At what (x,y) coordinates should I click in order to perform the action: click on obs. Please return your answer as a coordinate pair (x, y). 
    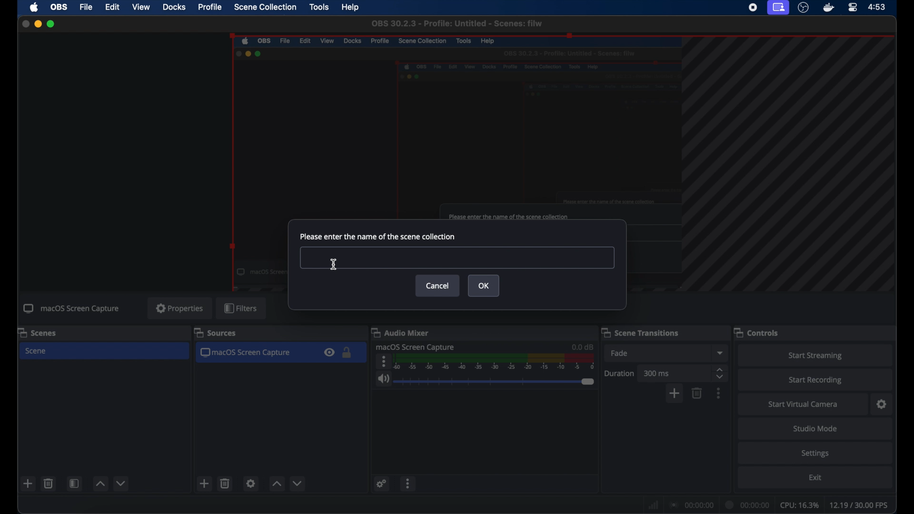
    Looking at the image, I should click on (59, 7).